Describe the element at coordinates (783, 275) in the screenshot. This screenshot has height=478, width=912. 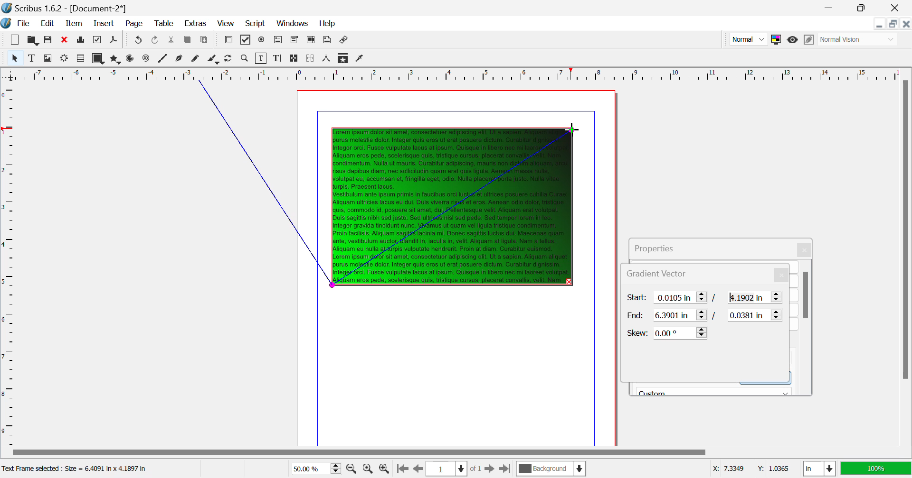
I see `Close` at that location.